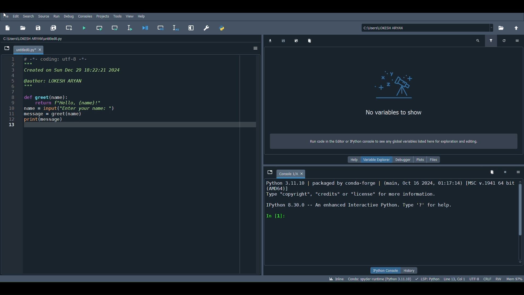 Image resolution: width=524 pixels, height=295 pixels. Describe the element at coordinates (513, 278) in the screenshot. I see `Global memory usage` at that location.